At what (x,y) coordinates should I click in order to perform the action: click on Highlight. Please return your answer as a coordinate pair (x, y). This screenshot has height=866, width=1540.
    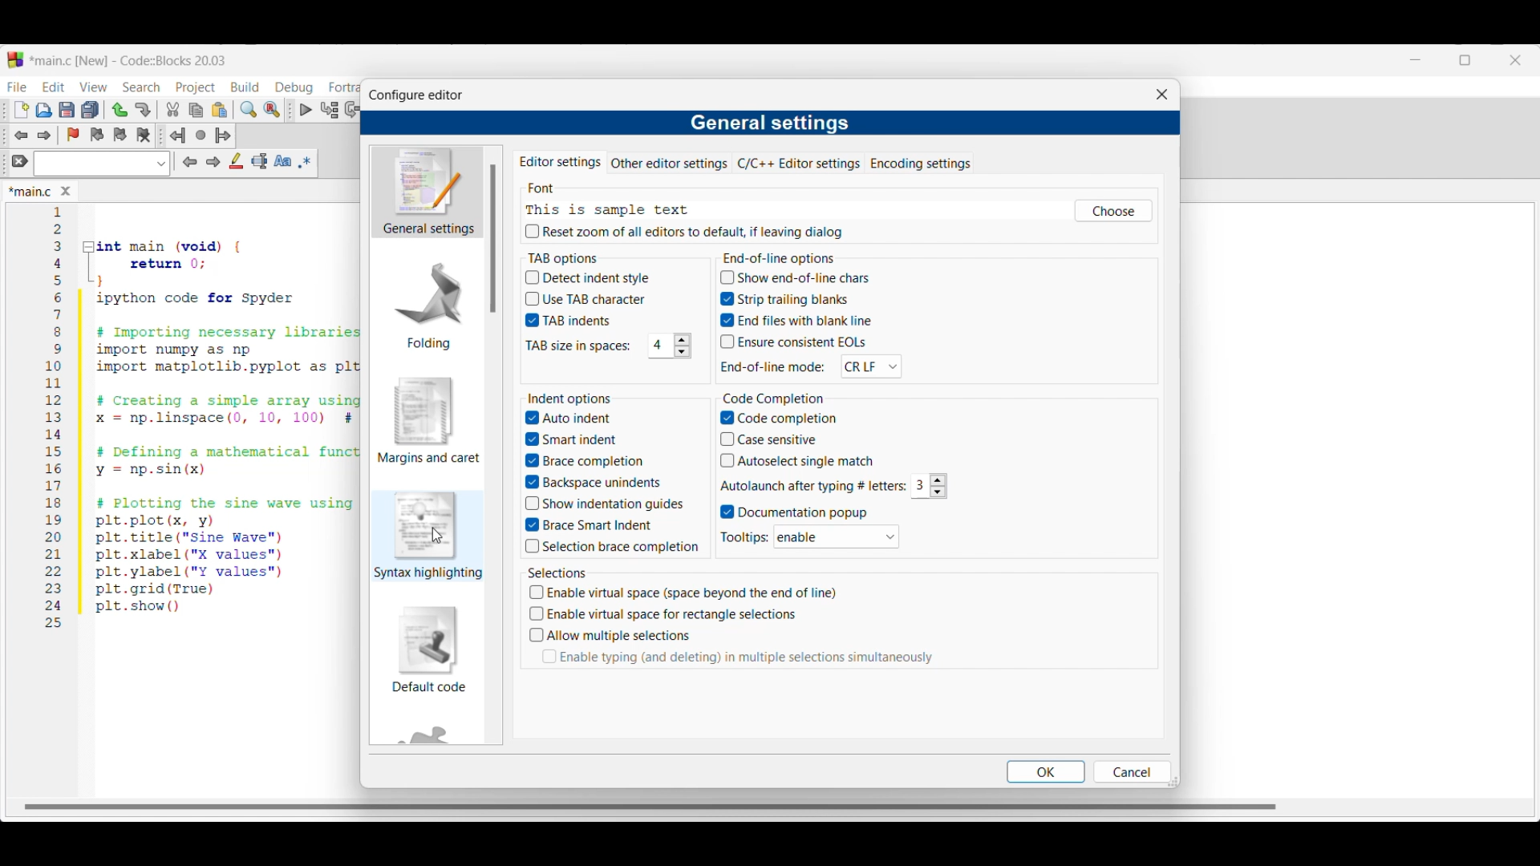
    Looking at the image, I should click on (236, 160).